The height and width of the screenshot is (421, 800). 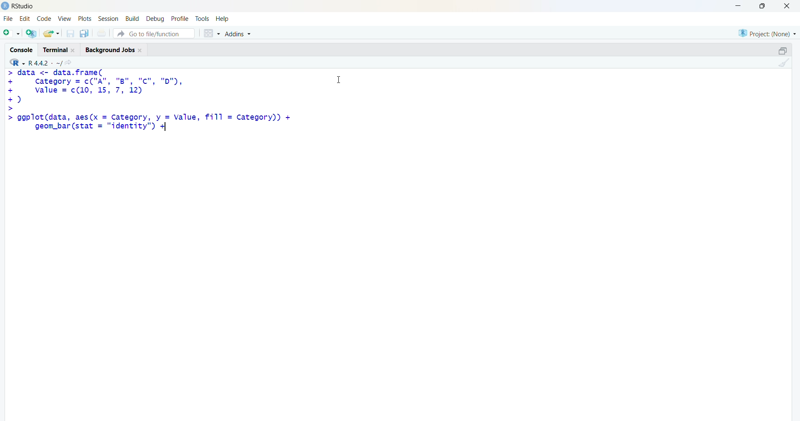 I want to click on go to directiory, so click(x=70, y=63).